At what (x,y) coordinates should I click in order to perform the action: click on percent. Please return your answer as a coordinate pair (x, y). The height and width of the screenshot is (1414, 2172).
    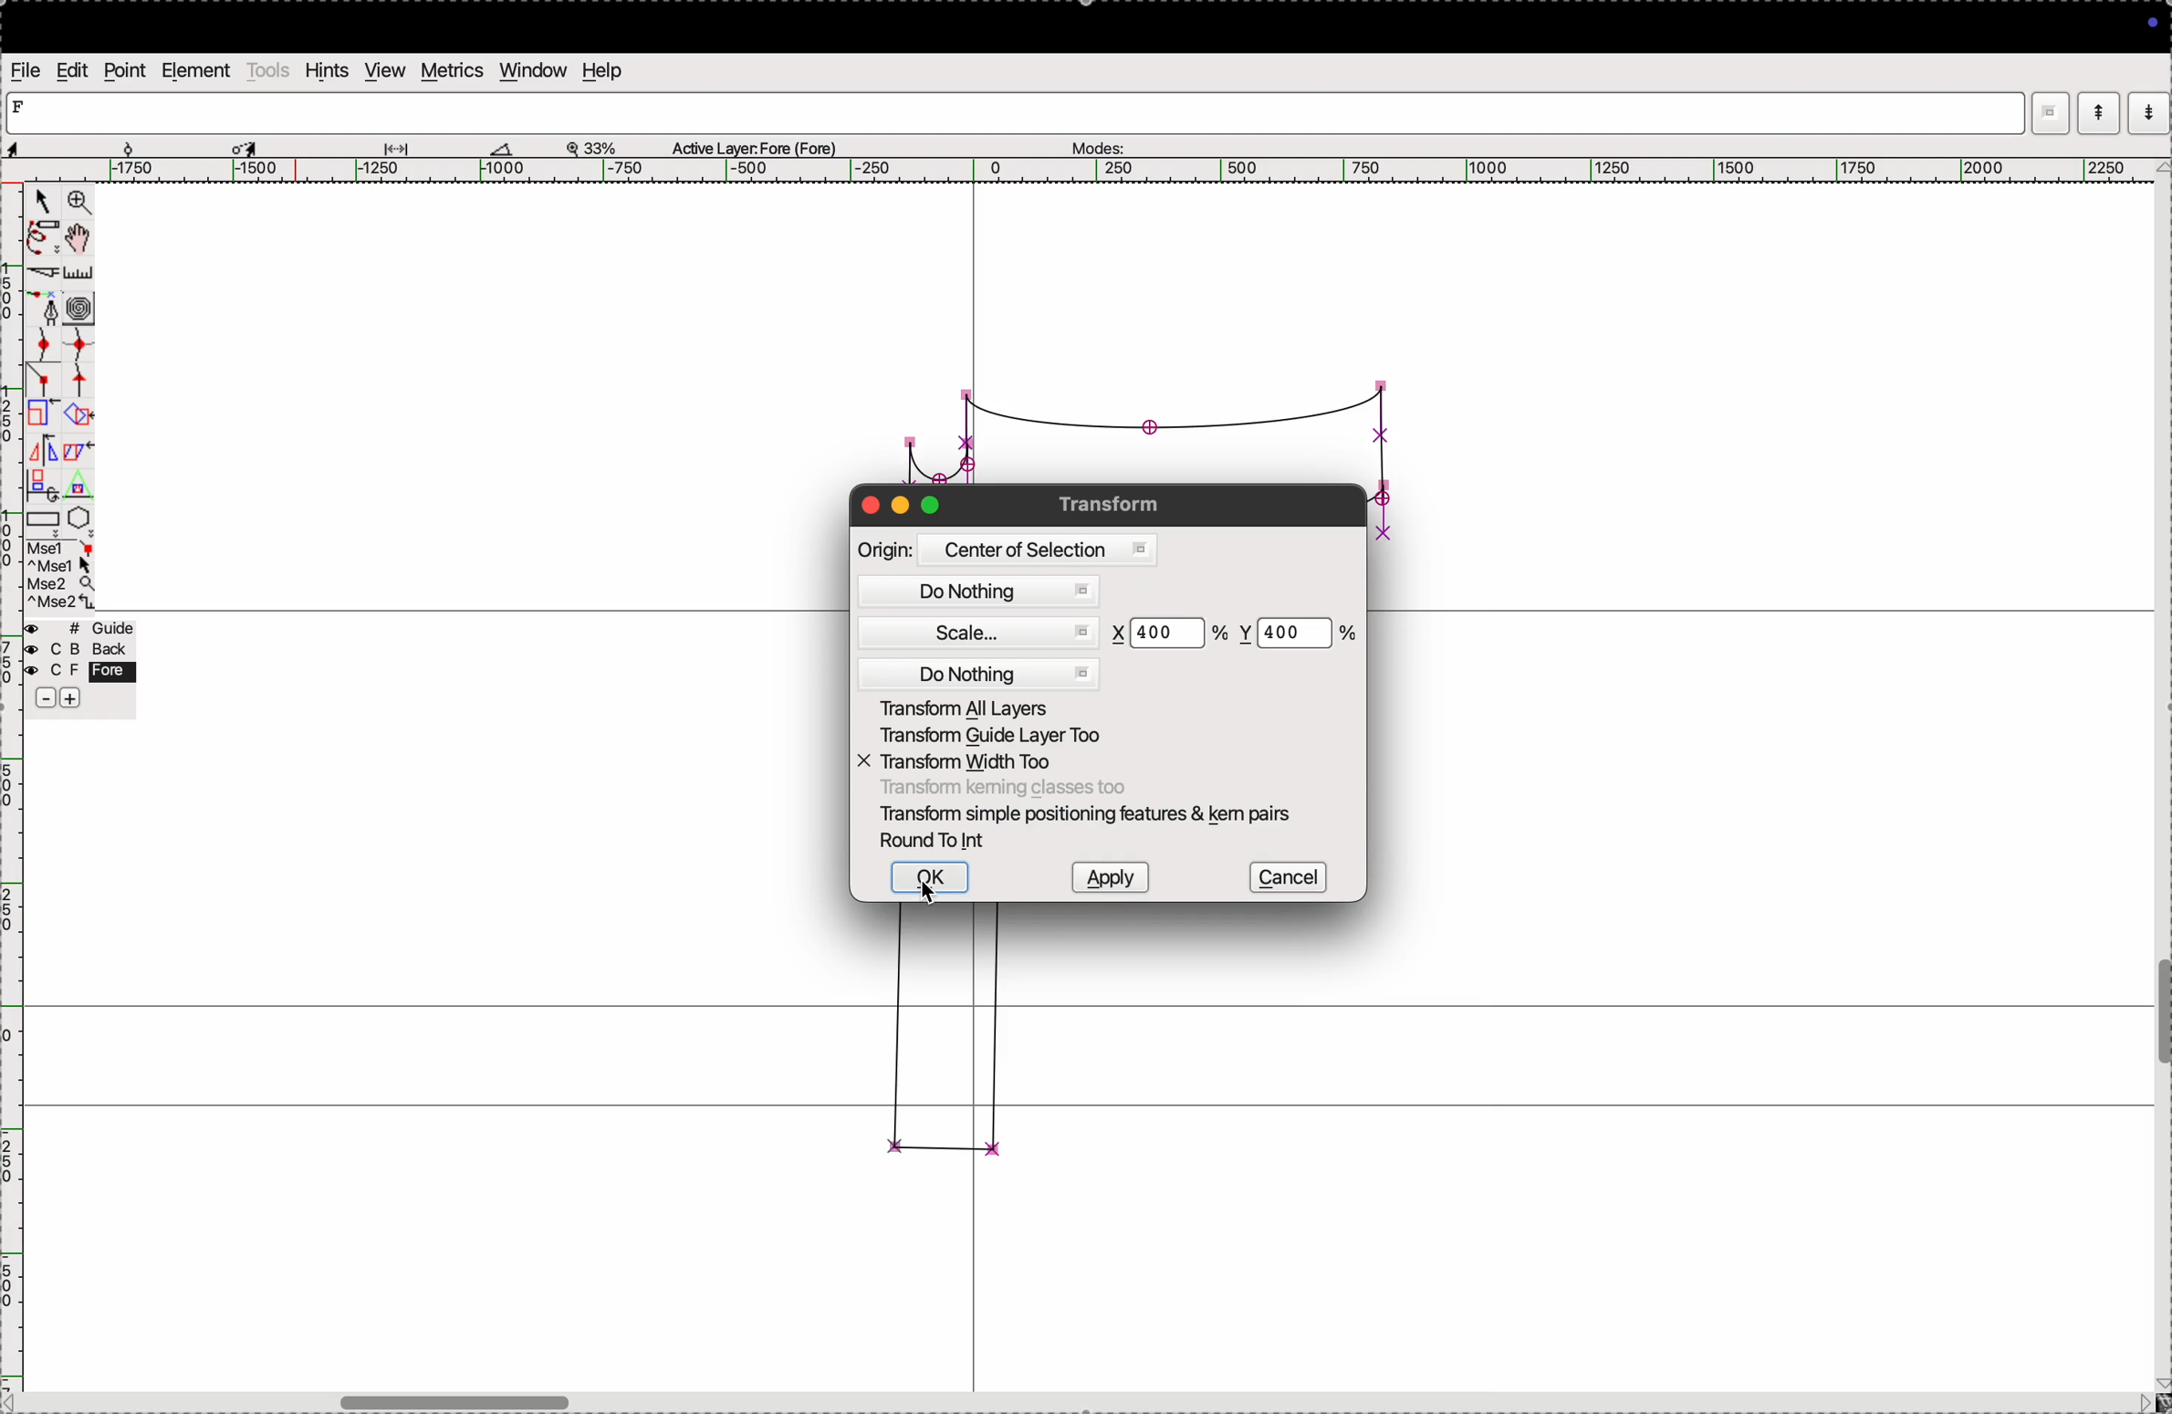
    Looking at the image, I should click on (1345, 633).